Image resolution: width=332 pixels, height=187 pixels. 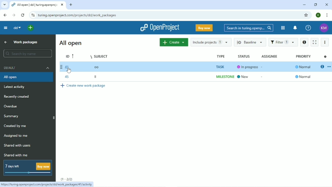 I want to click on Open quicka add menu, so click(x=49, y=28).